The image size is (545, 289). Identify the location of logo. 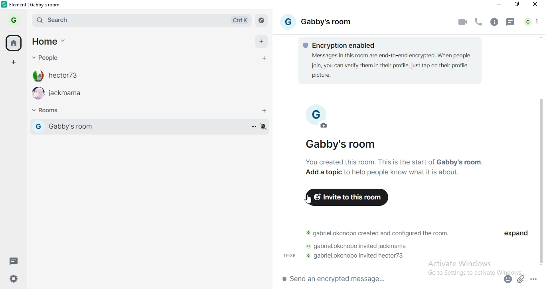
(4, 5).